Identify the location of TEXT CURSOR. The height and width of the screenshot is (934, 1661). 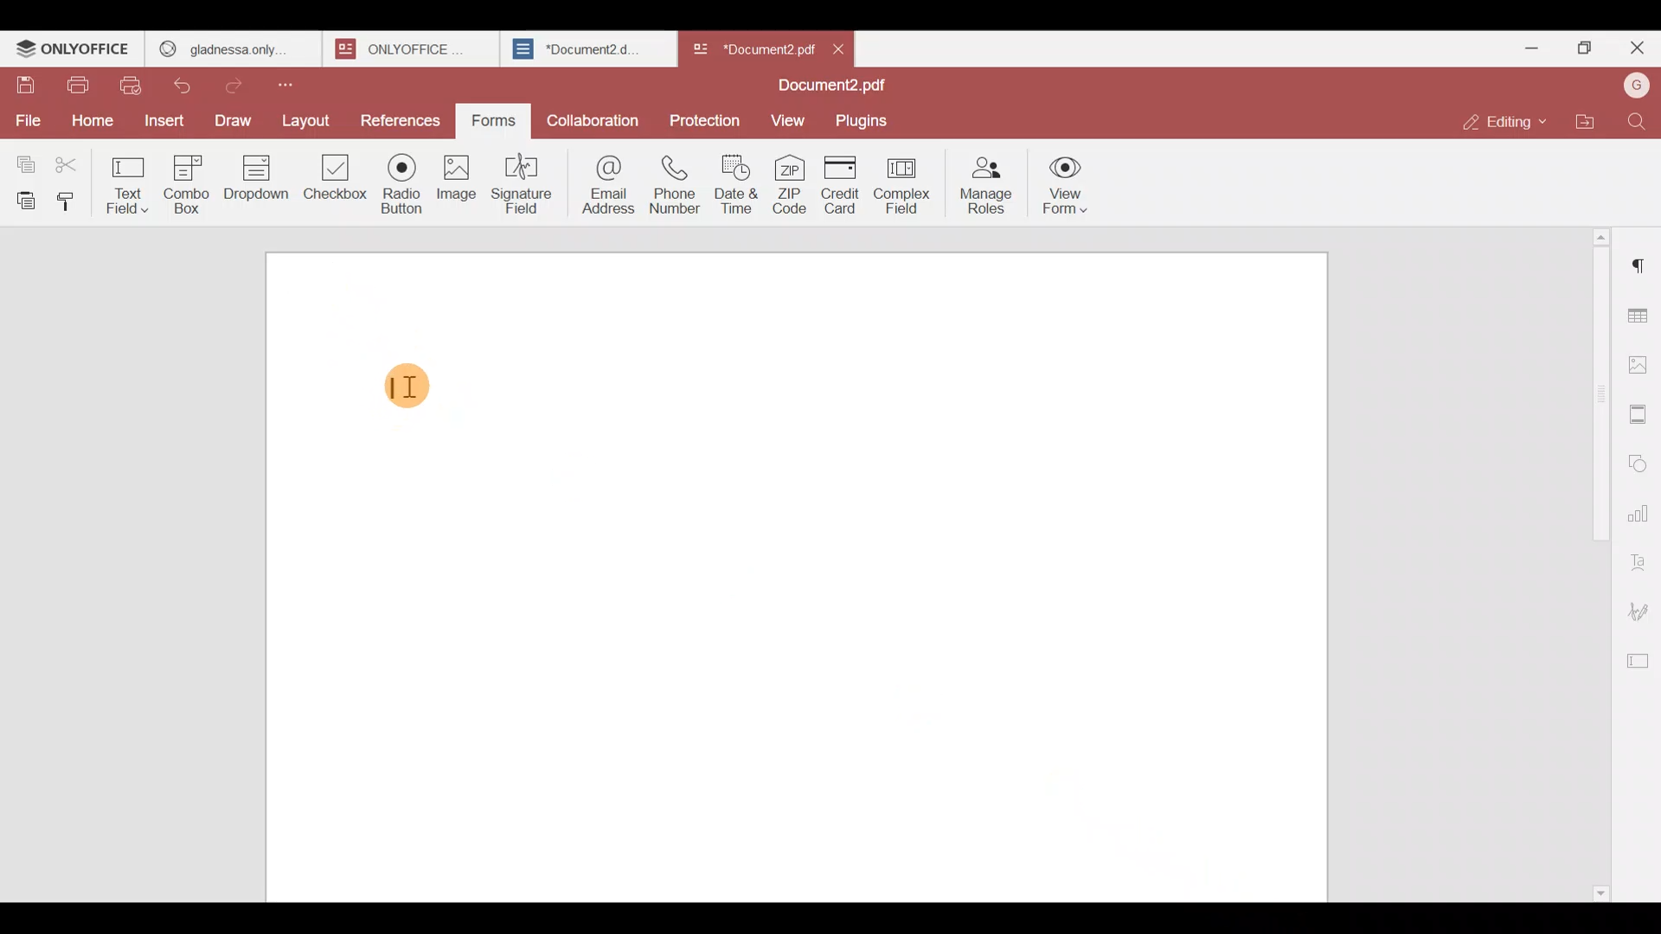
(412, 389).